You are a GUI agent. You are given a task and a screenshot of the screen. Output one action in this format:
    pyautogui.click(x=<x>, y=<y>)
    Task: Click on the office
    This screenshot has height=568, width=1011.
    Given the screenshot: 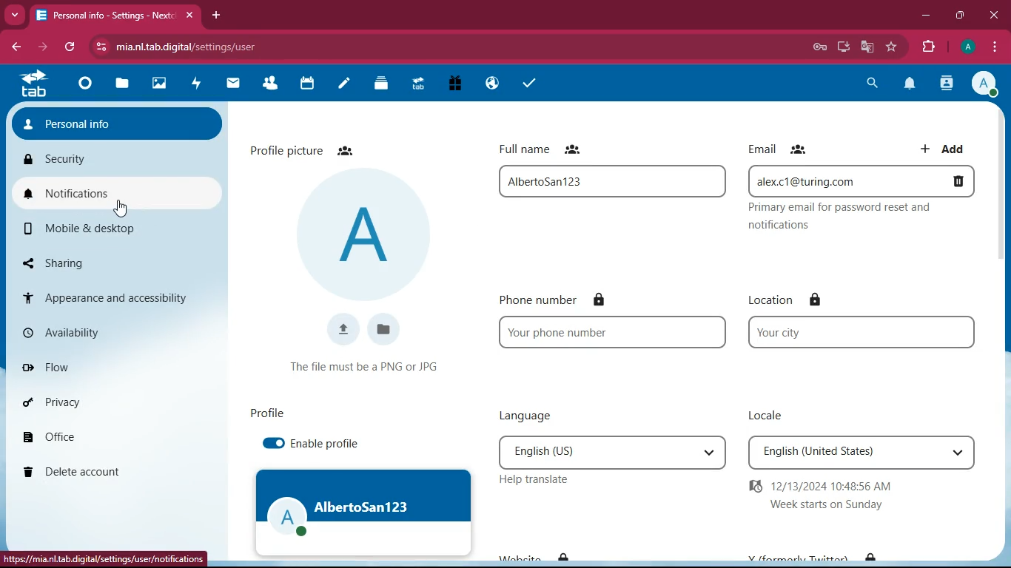 What is the action you would take?
    pyautogui.click(x=116, y=435)
    